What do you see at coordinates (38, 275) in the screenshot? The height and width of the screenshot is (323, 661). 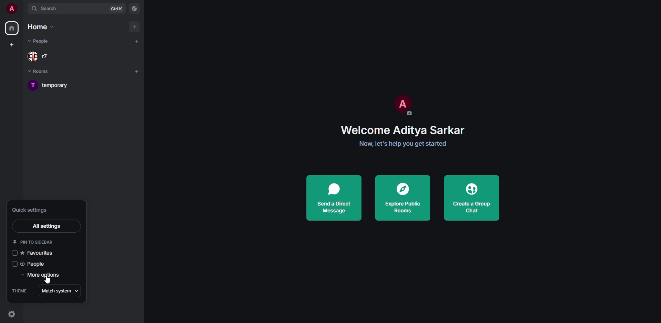 I see `more options` at bounding box center [38, 275].